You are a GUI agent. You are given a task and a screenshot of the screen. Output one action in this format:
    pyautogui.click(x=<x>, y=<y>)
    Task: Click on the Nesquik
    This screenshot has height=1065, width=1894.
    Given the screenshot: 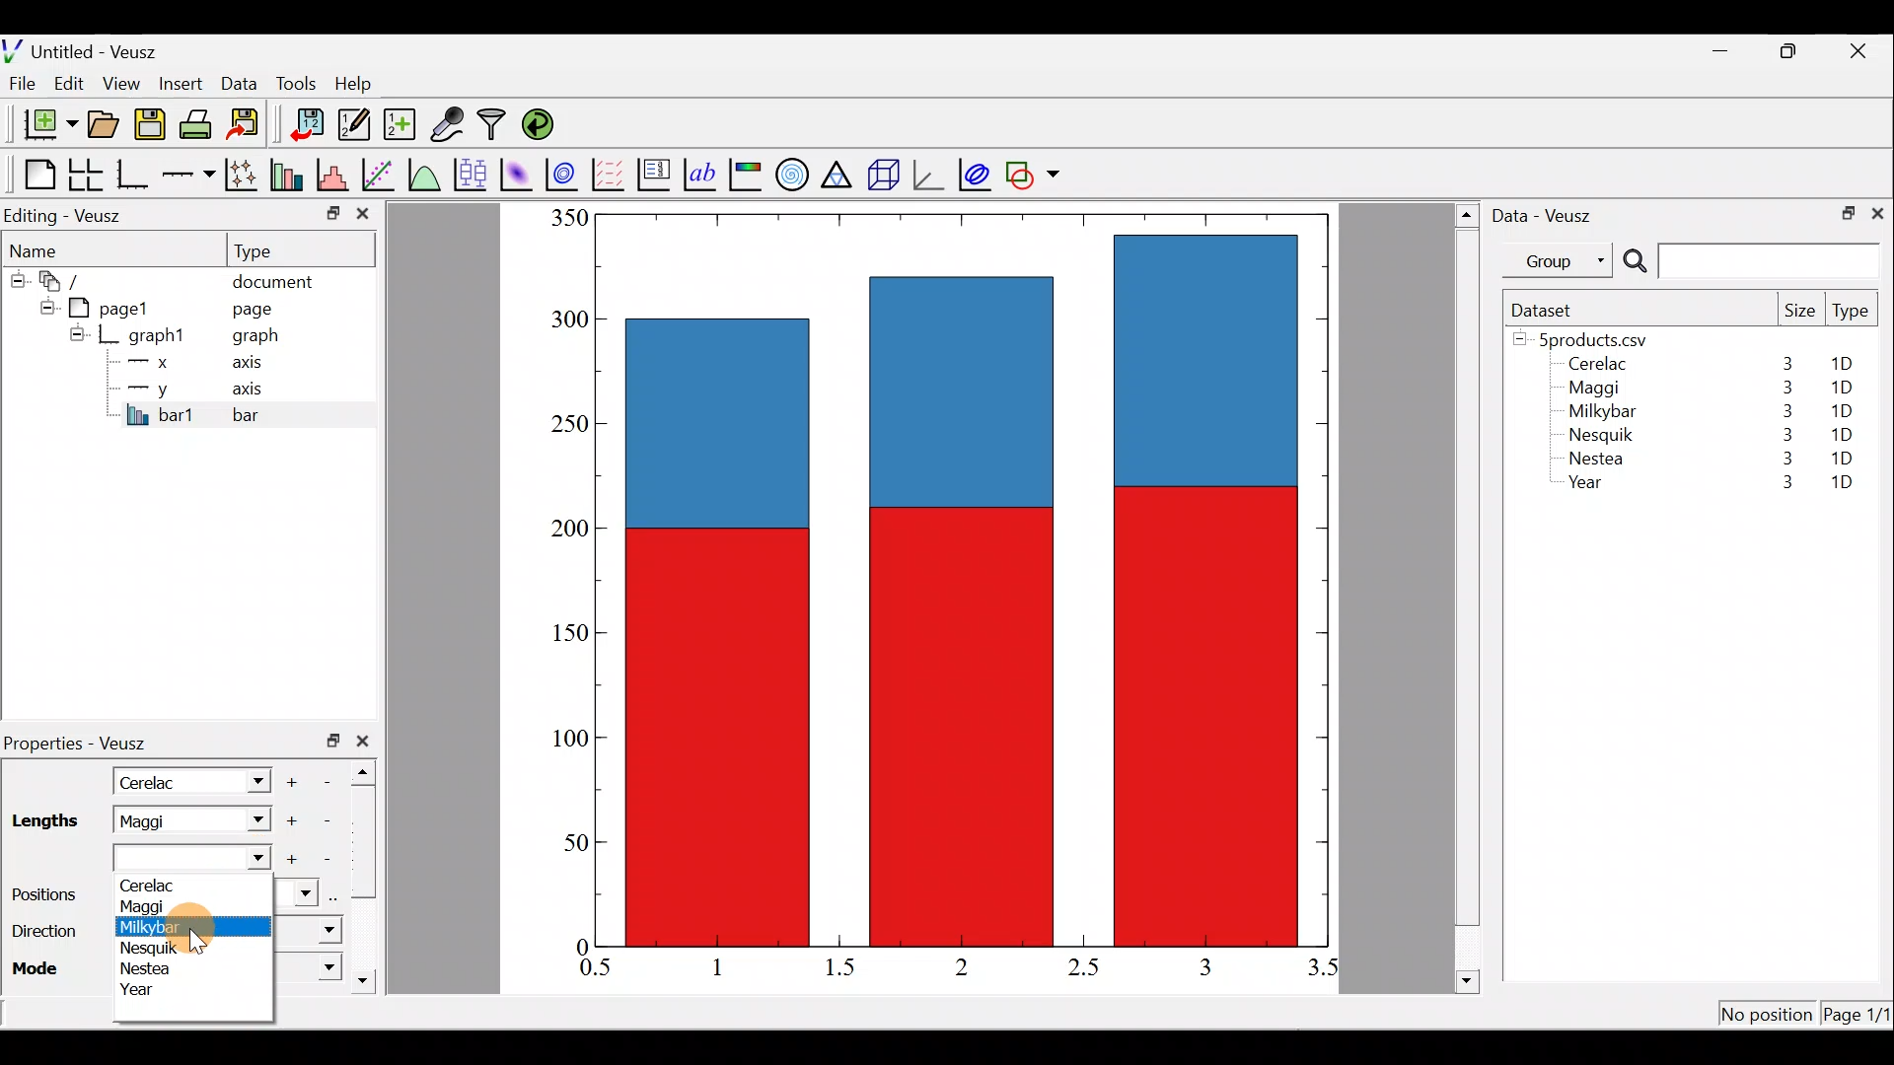 What is the action you would take?
    pyautogui.click(x=168, y=948)
    